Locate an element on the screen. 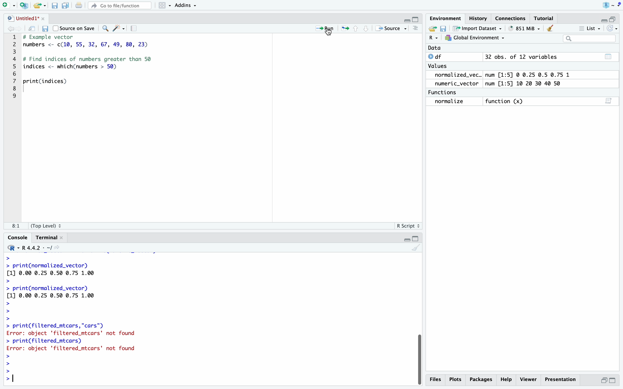 The image size is (623, 389). MINIMISE is located at coordinates (406, 19).